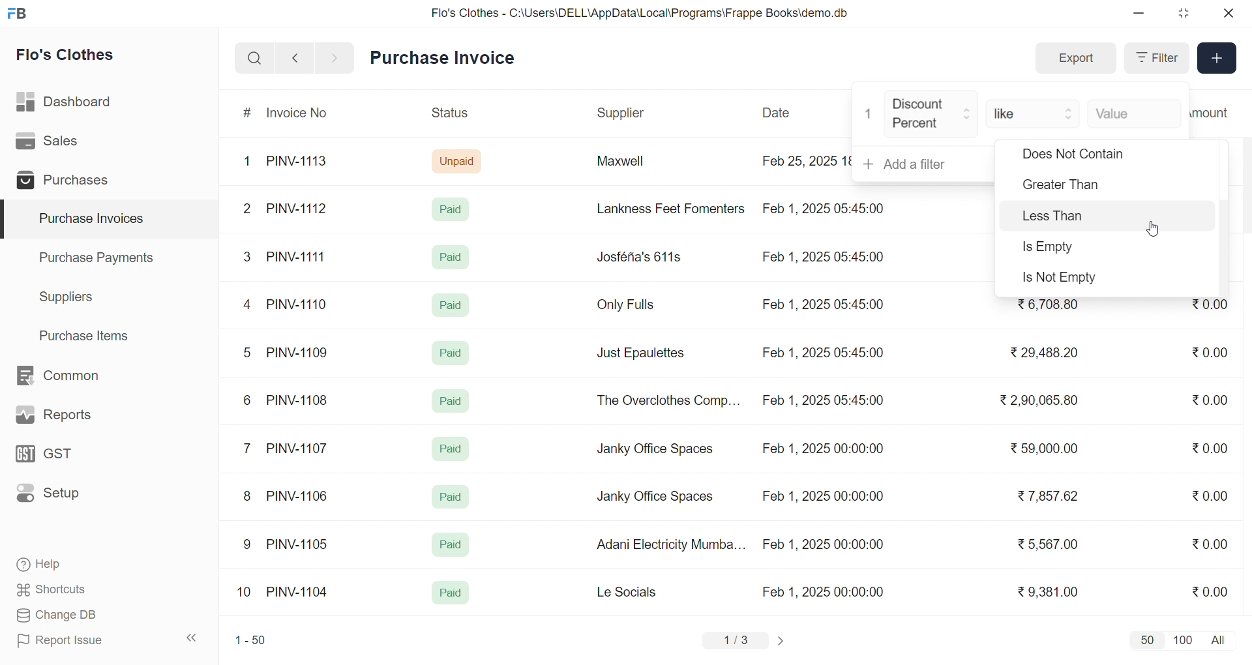 The image size is (1252, 665). What do you see at coordinates (69, 297) in the screenshot?
I see `Suppliers` at bounding box center [69, 297].